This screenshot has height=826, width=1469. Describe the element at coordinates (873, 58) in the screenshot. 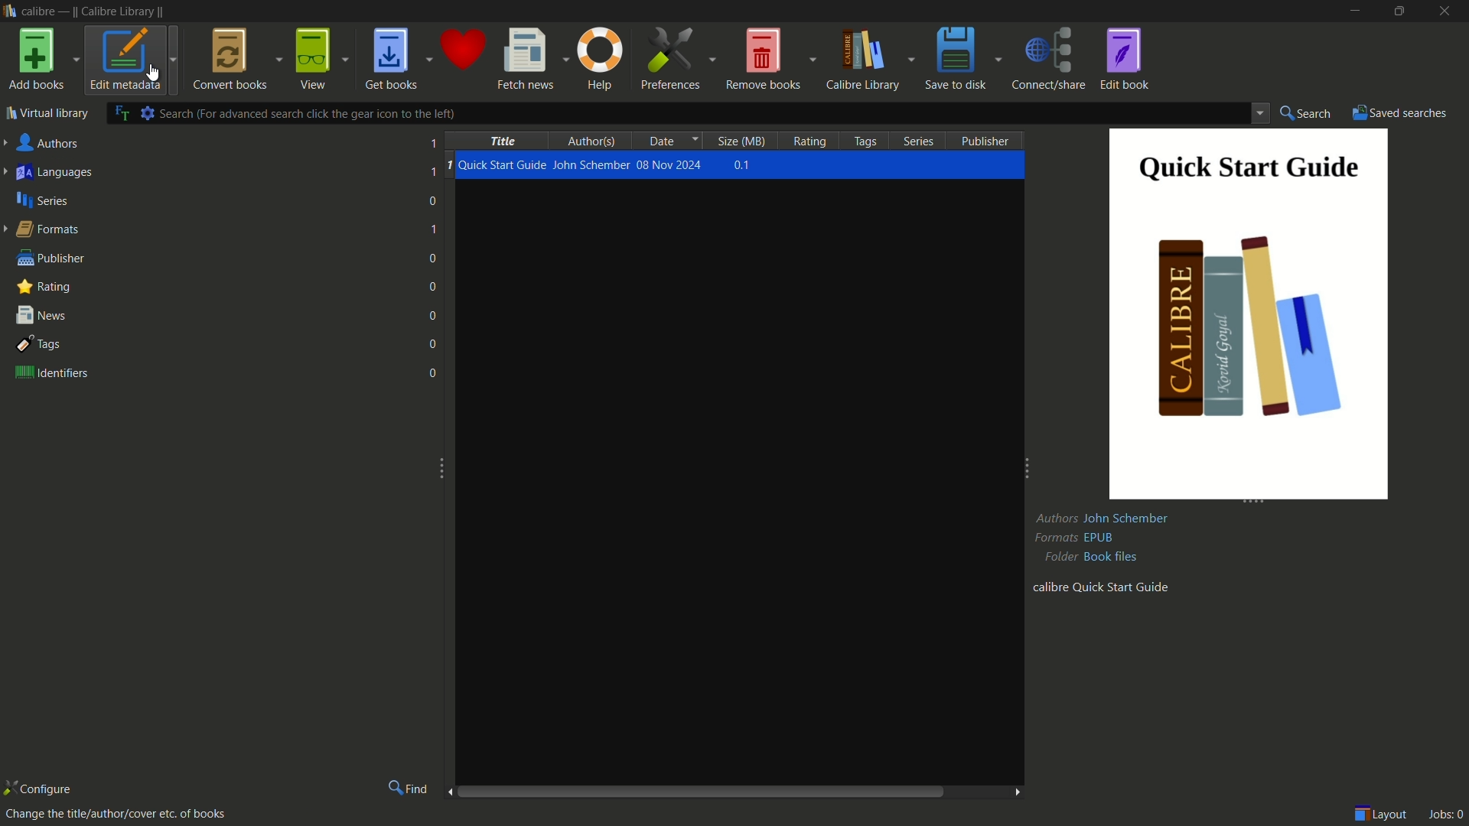

I see `calibre library` at that location.